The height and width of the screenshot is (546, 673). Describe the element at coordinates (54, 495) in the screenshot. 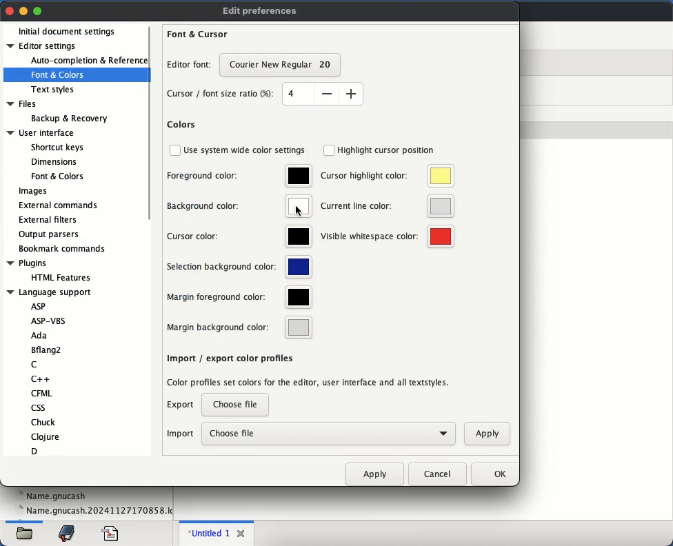

I see `name.gnucash` at that location.